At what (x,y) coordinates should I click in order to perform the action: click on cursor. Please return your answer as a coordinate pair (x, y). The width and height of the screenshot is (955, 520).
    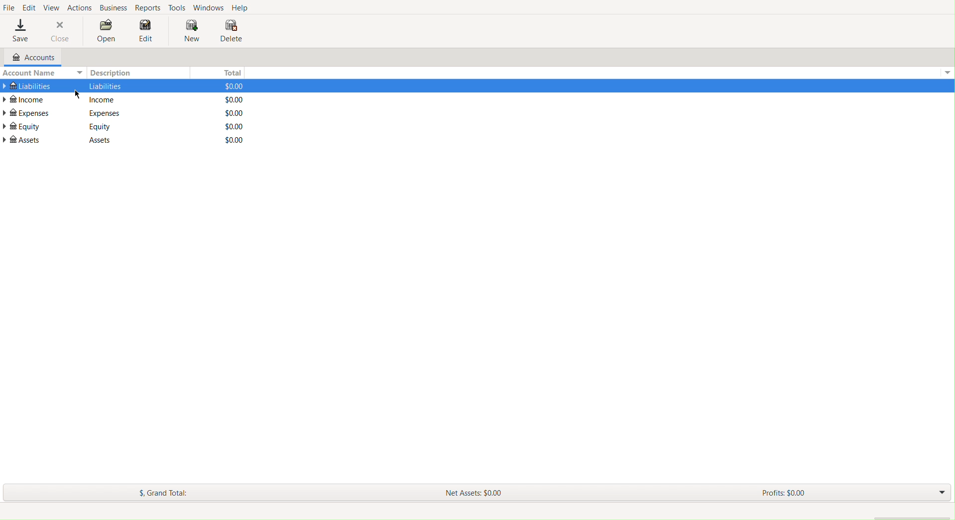
    Looking at the image, I should click on (77, 91).